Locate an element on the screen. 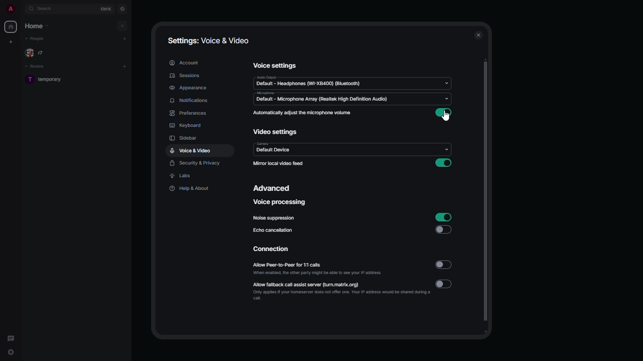  labs is located at coordinates (182, 176).